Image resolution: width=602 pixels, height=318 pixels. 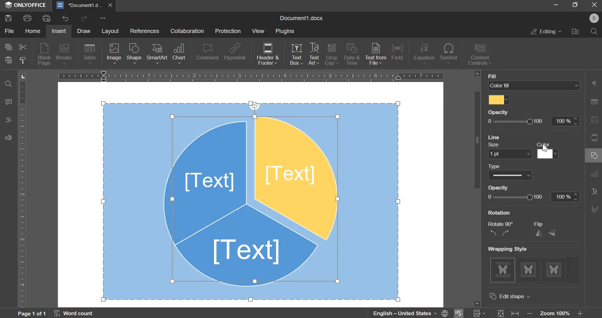 What do you see at coordinates (32, 32) in the screenshot?
I see `home` at bounding box center [32, 32].